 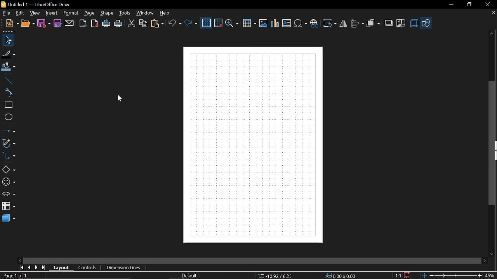 What do you see at coordinates (232, 24) in the screenshot?
I see `zoom` at bounding box center [232, 24].